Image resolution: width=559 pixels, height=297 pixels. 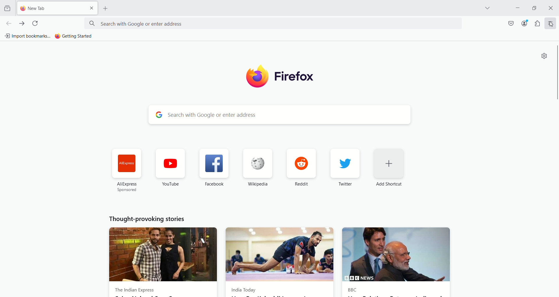 I want to click on The Indian express, so click(x=165, y=262).